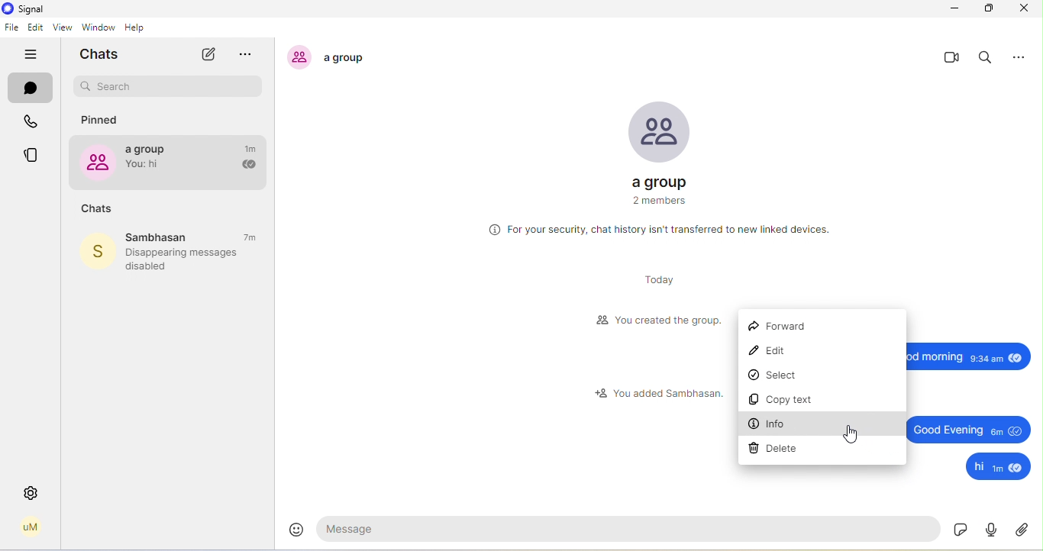  I want to click on video call, so click(951, 58).